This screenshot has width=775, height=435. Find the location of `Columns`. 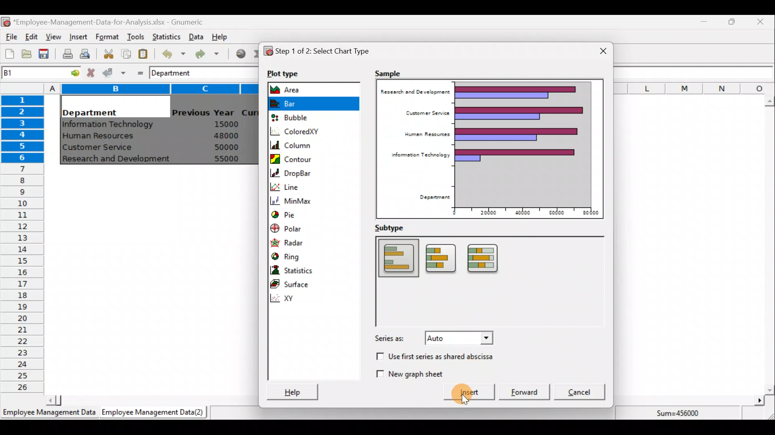

Columns is located at coordinates (695, 87).